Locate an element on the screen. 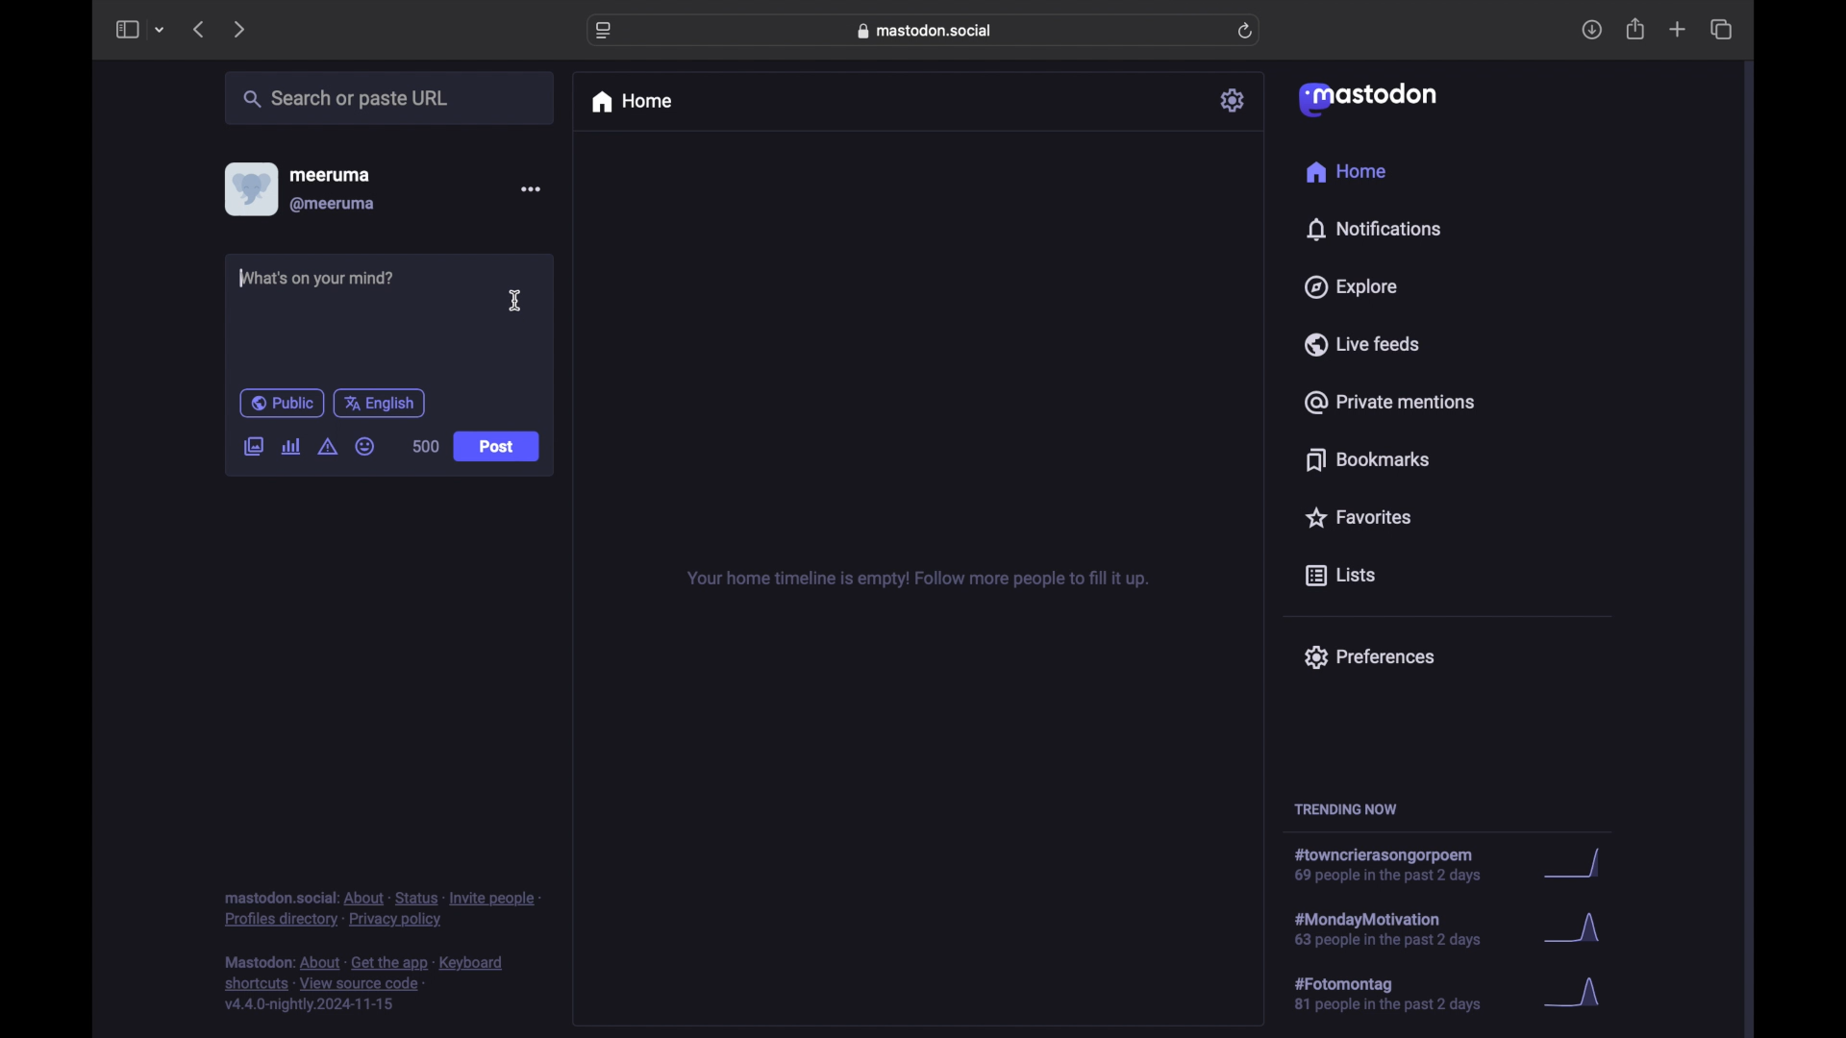 This screenshot has height=1038, width=1846. graph is located at coordinates (1572, 930).